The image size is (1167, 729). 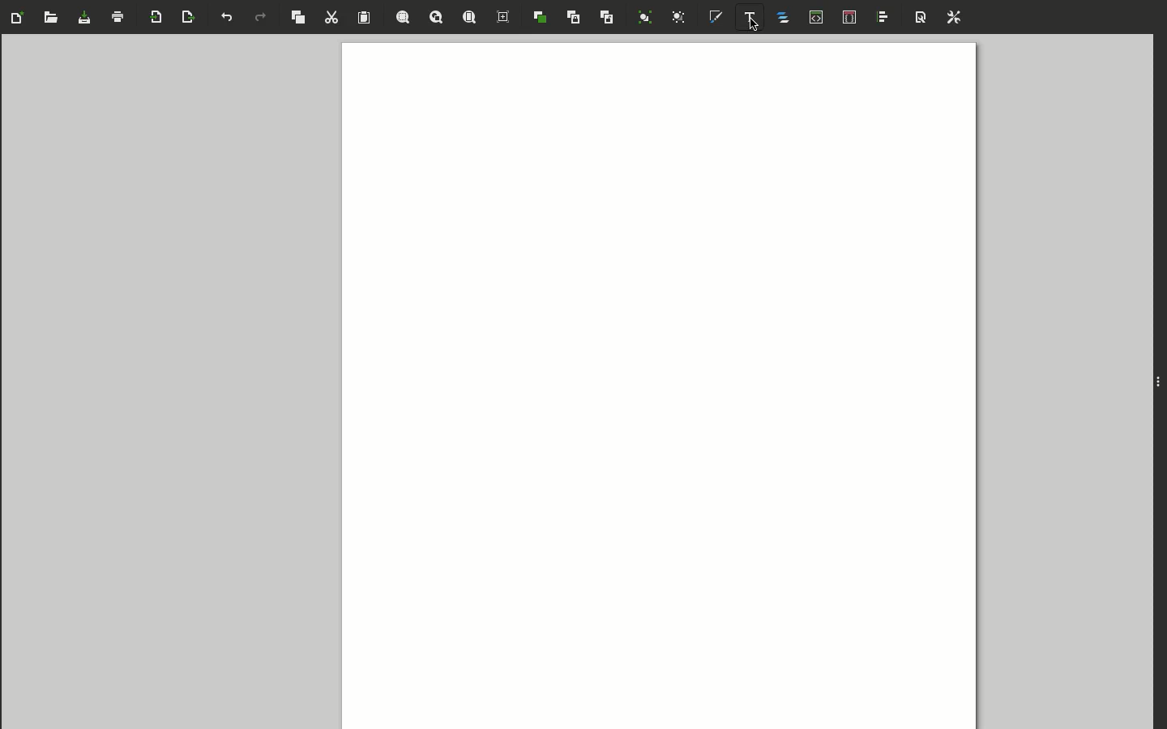 I want to click on Open, so click(x=52, y=21).